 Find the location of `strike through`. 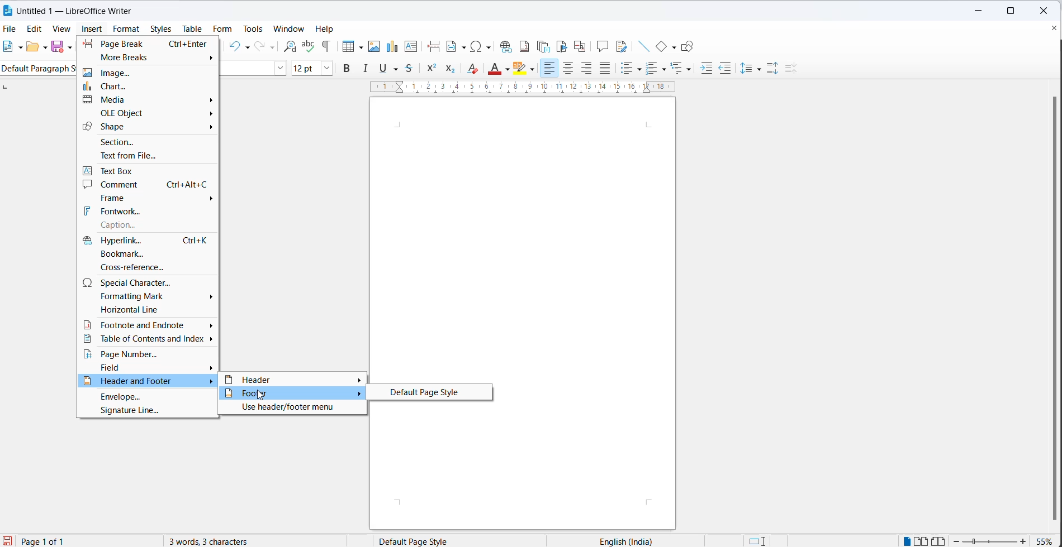

strike through is located at coordinates (397, 69).